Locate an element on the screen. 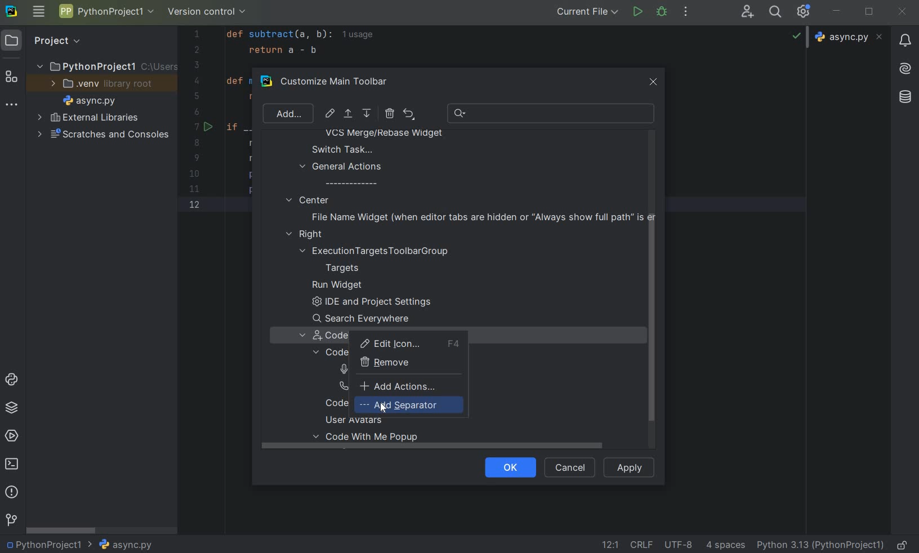 This screenshot has width=919, height=553.  is located at coordinates (905, 67).